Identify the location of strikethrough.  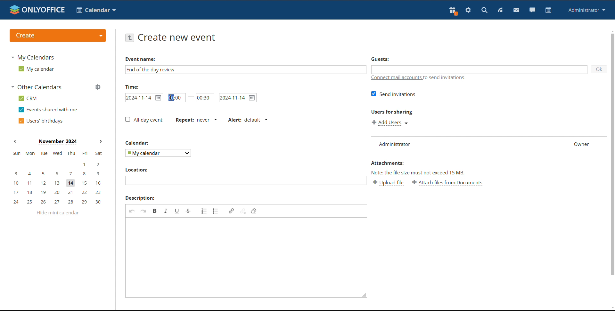
(188, 211).